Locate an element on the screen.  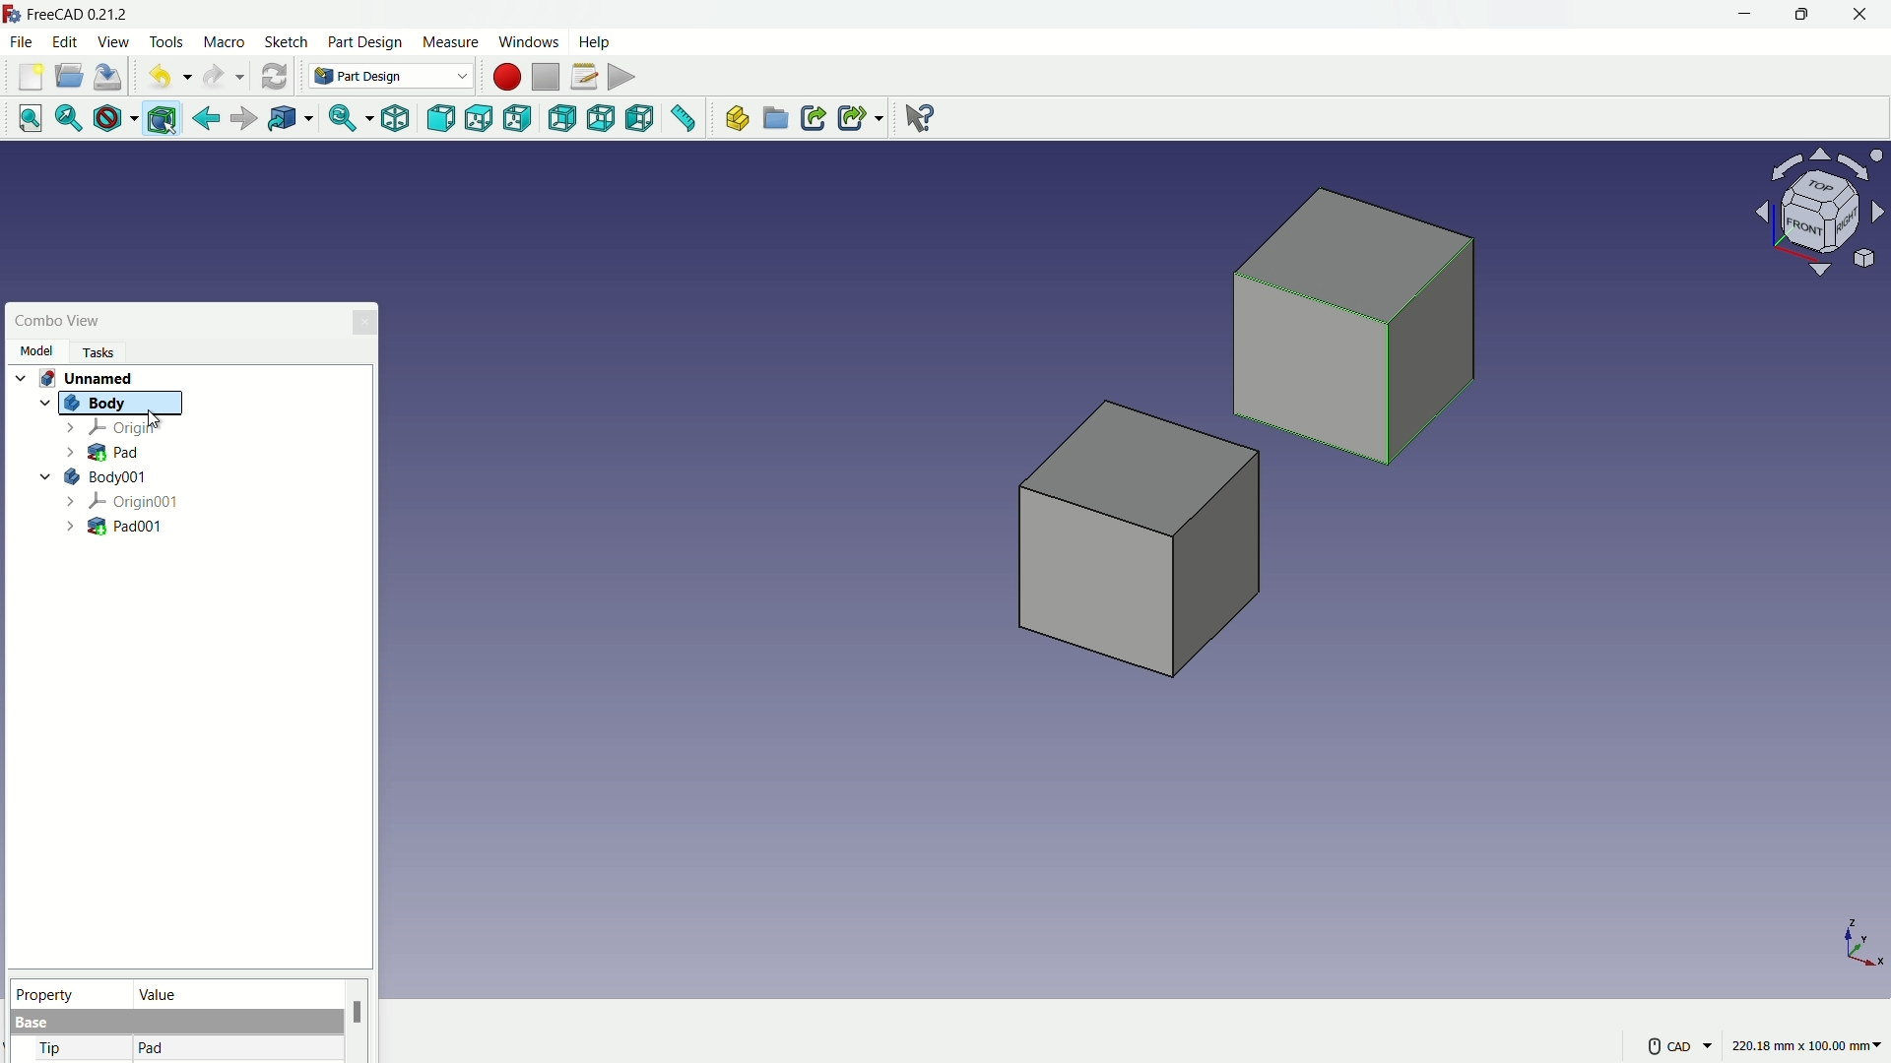
maximize or restore is located at coordinates (1799, 14).